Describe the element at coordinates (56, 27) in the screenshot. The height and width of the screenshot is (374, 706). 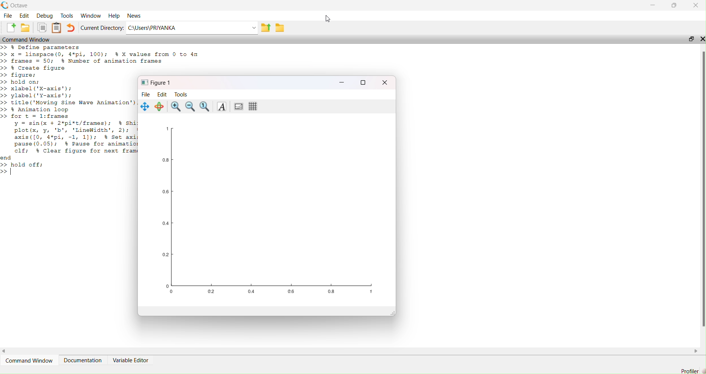
I see `notes` at that location.